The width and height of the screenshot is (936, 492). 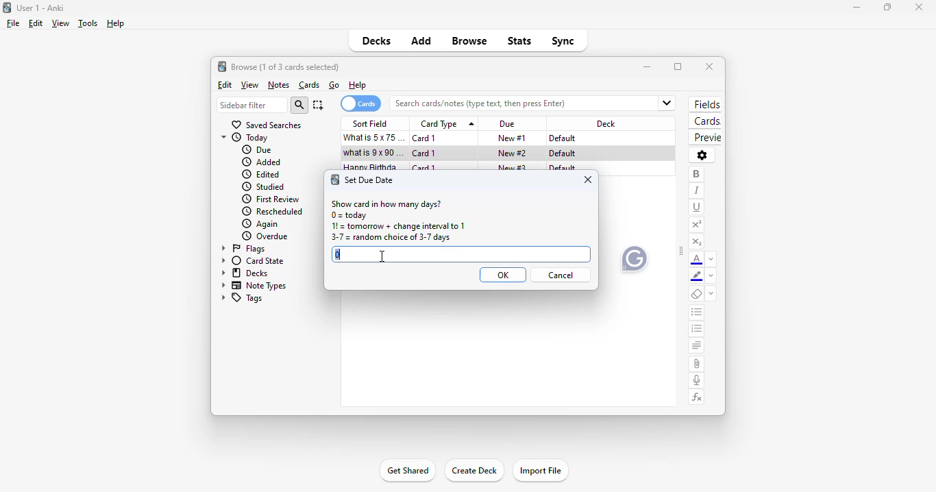 What do you see at coordinates (262, 186) in the screenshot?
I see `studied` at bounding box center [262, 186].